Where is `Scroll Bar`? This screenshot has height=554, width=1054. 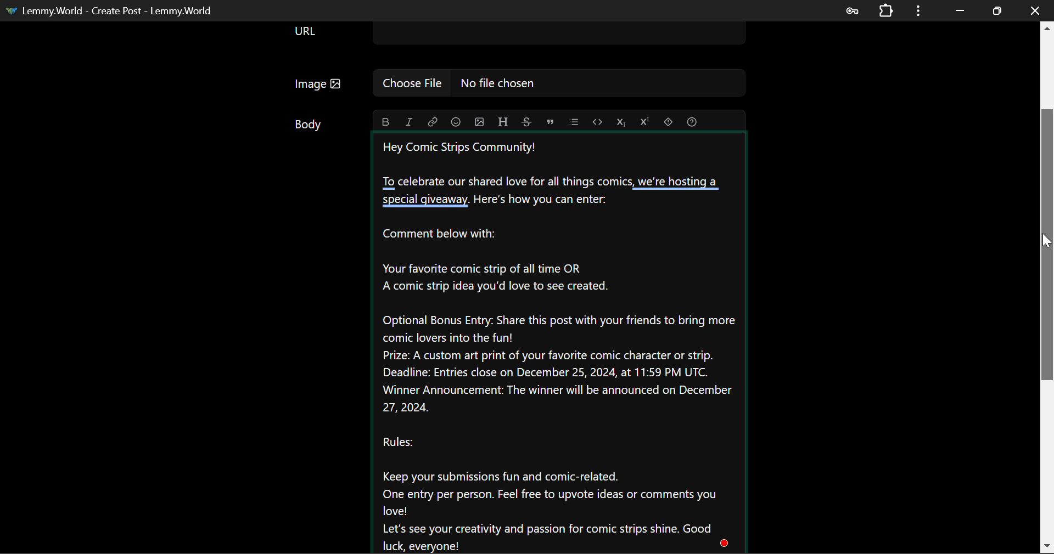 Scroll Bar is located at coordinates (1047, 286).